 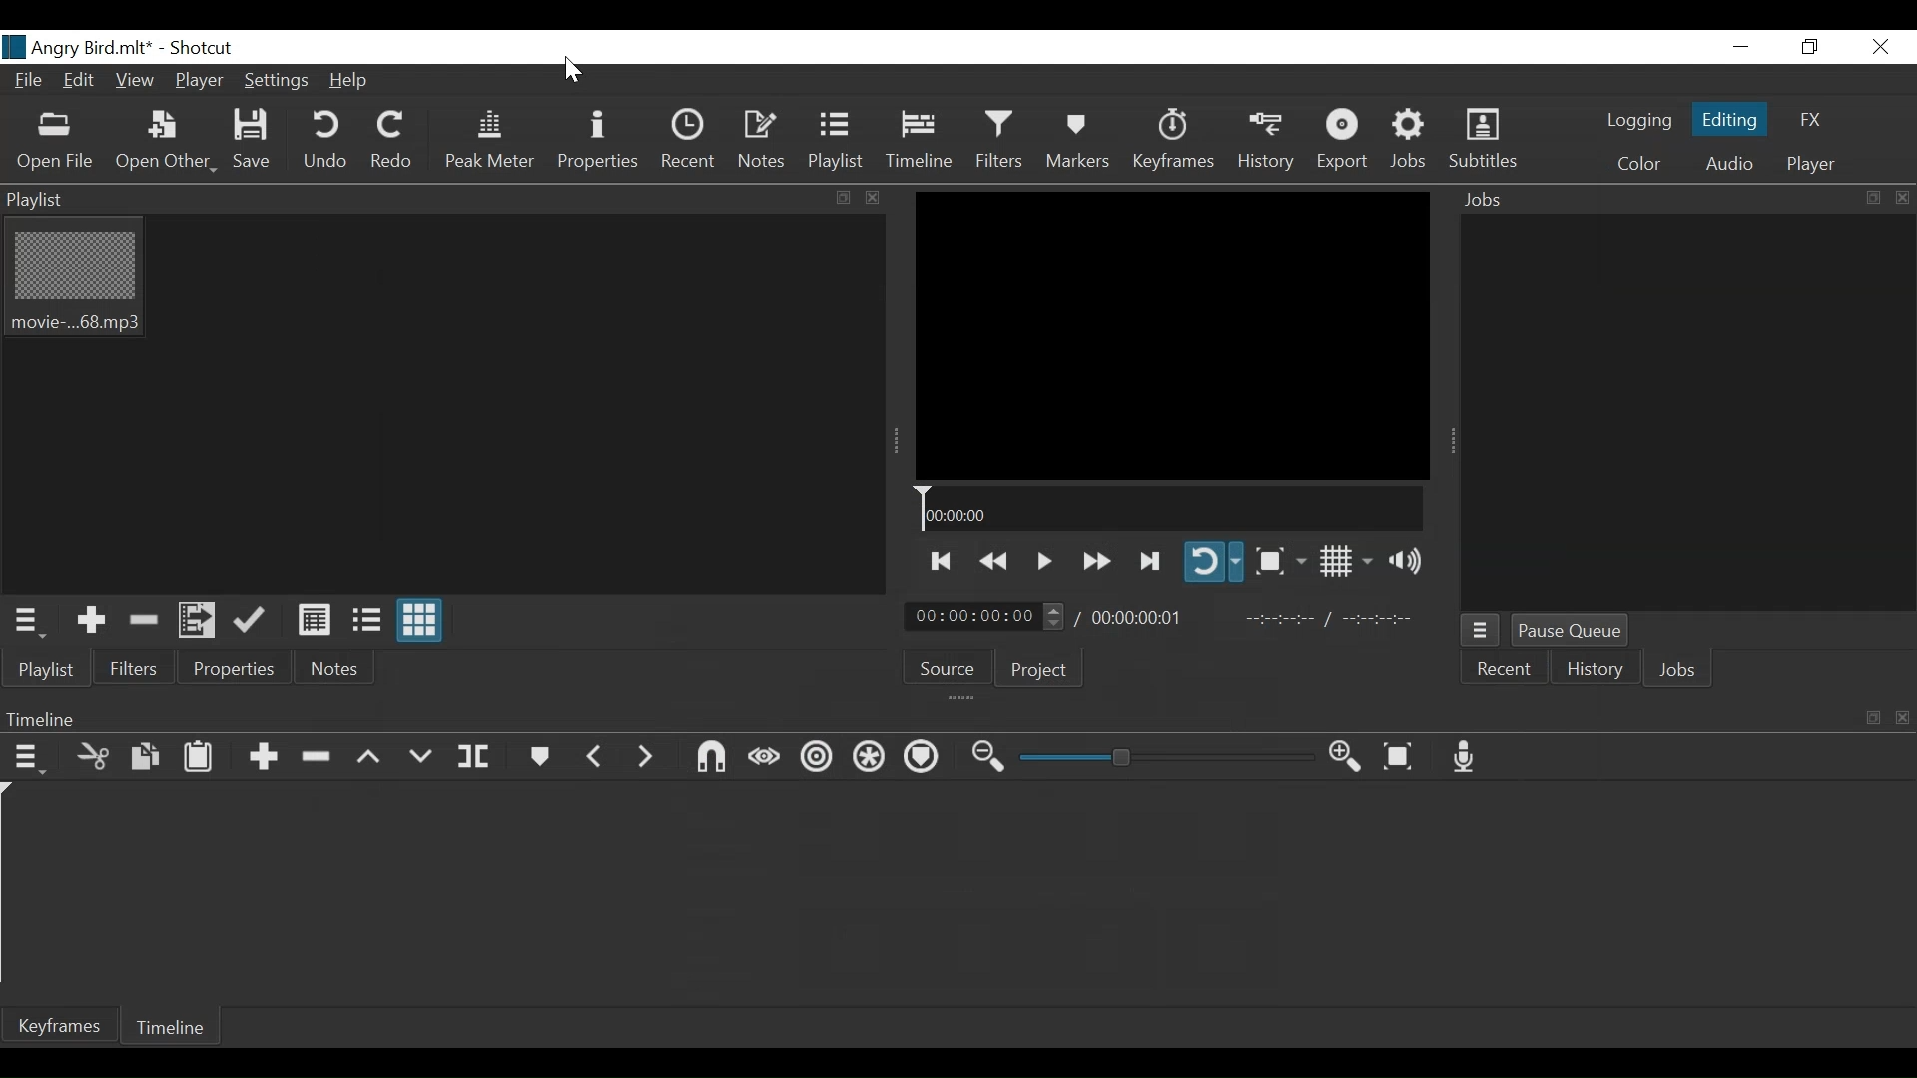 What do you see at coordinates (1571, 630) in the screenshot?
I see `Pause Queue` at bounding box center [1571, 630].